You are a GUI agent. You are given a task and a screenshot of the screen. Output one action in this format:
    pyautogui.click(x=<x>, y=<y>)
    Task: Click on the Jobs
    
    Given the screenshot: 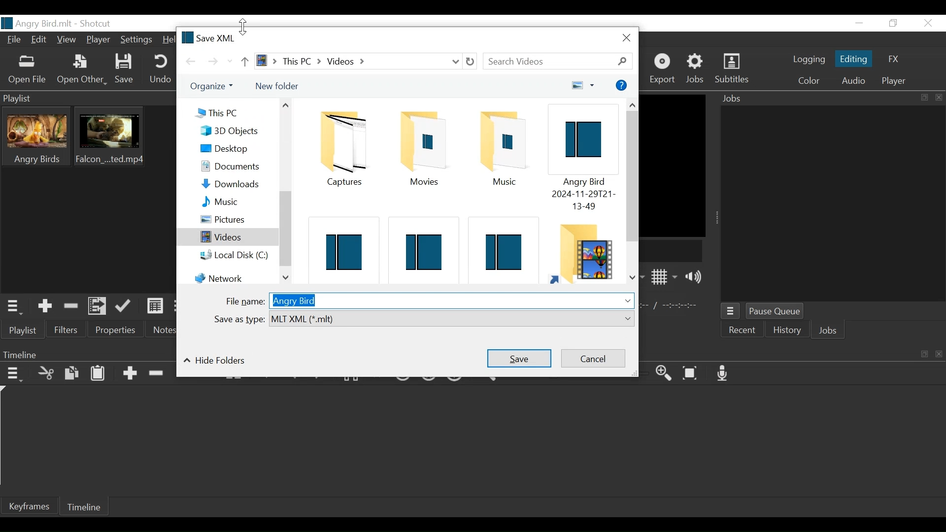 What is the action you would take?
    pyautogui.click(x=831, y=100)
    